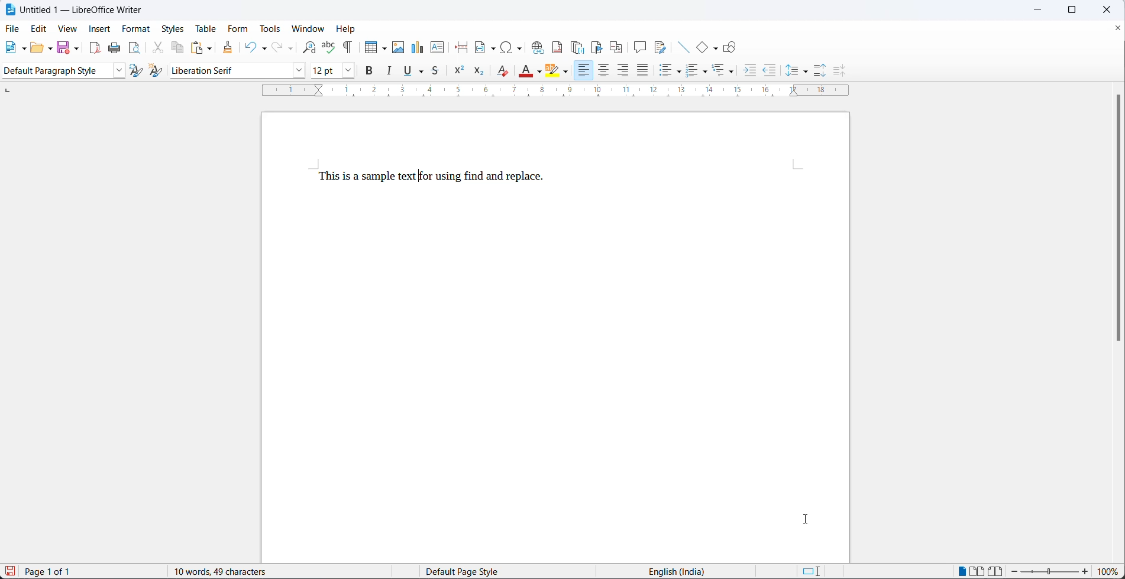 Image resolution: width=1125 pixels, height=579 pixels. What do you see at coordinates (515, 47) in the screenshot?
I see `insert special characters` at bounding box center [515, 47].